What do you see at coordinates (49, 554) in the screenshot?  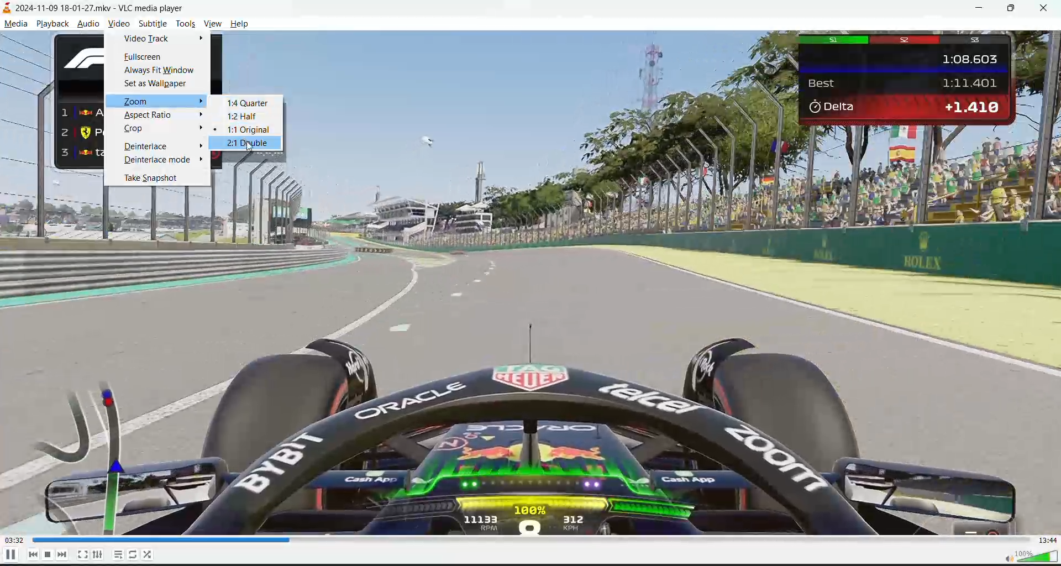 I see `stop` at bounding box center [49, 554].